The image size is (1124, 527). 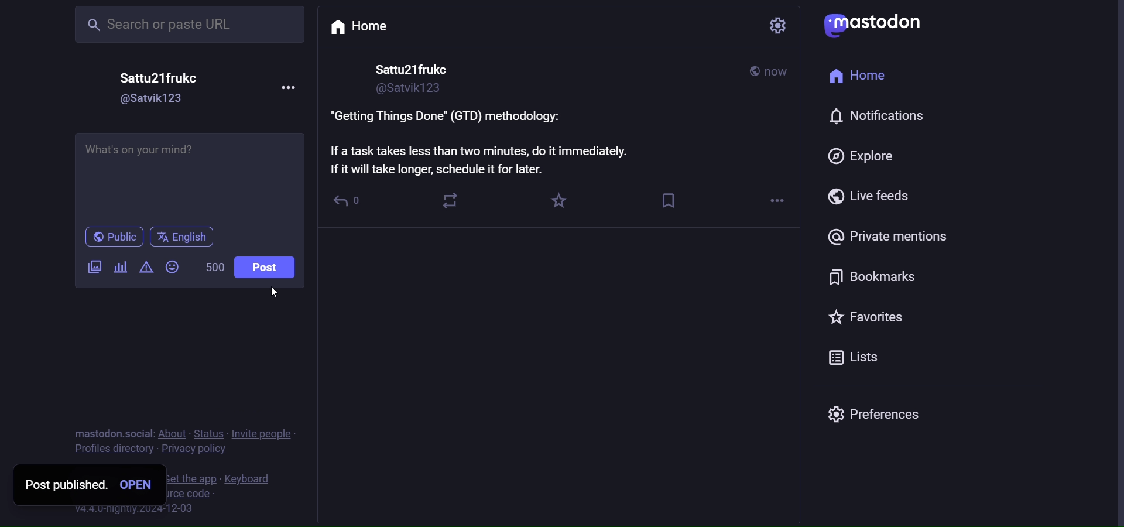 I want to click on live feed, so click(x=873, y=196).